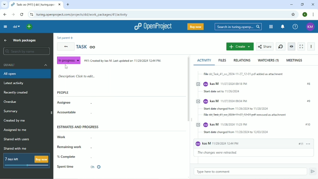 This screenshot has width=318, height=179. Describe the element at coordinates (31, 14) in the screenshot. I see `View site information` at that location.